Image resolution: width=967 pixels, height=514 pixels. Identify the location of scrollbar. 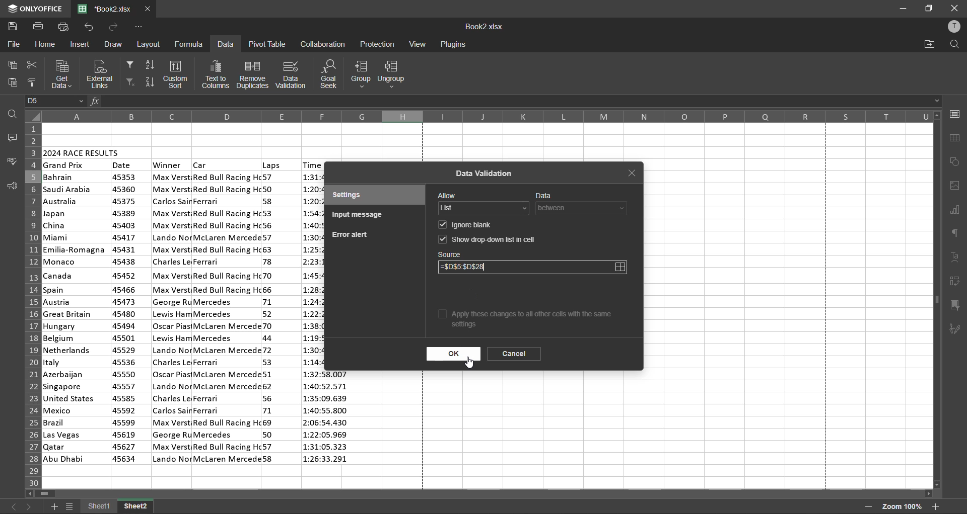
(937, 300).